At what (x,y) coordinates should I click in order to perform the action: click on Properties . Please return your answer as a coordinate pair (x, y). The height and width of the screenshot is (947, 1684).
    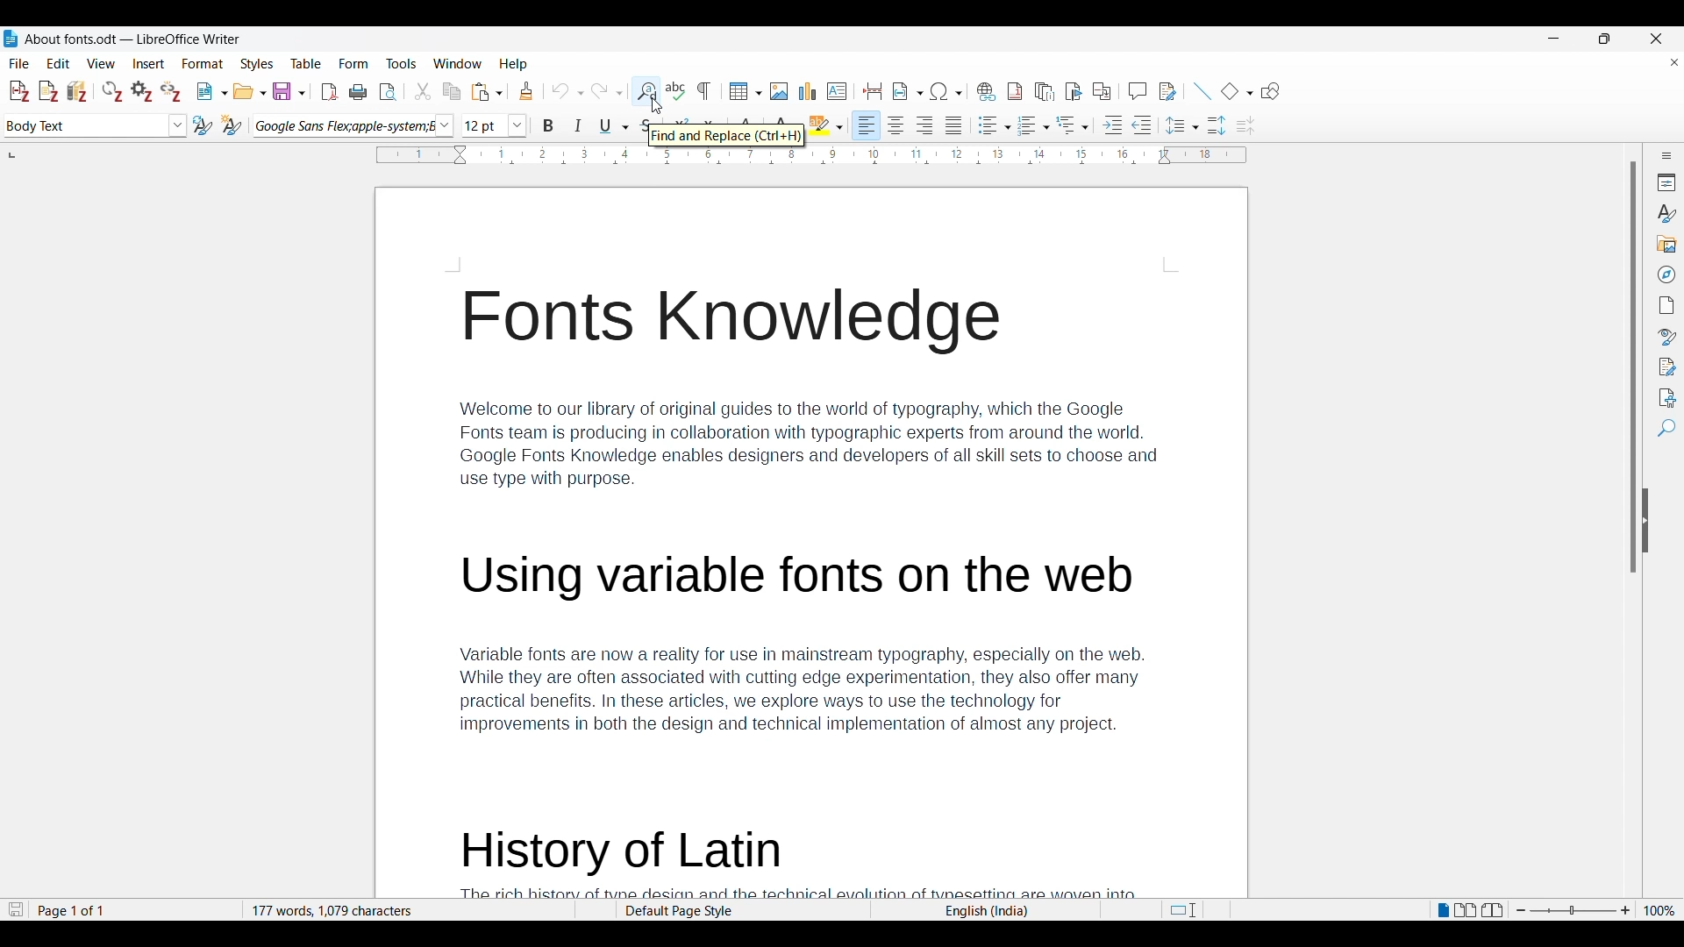
    Looking at the image, I should click on (1665, 182).